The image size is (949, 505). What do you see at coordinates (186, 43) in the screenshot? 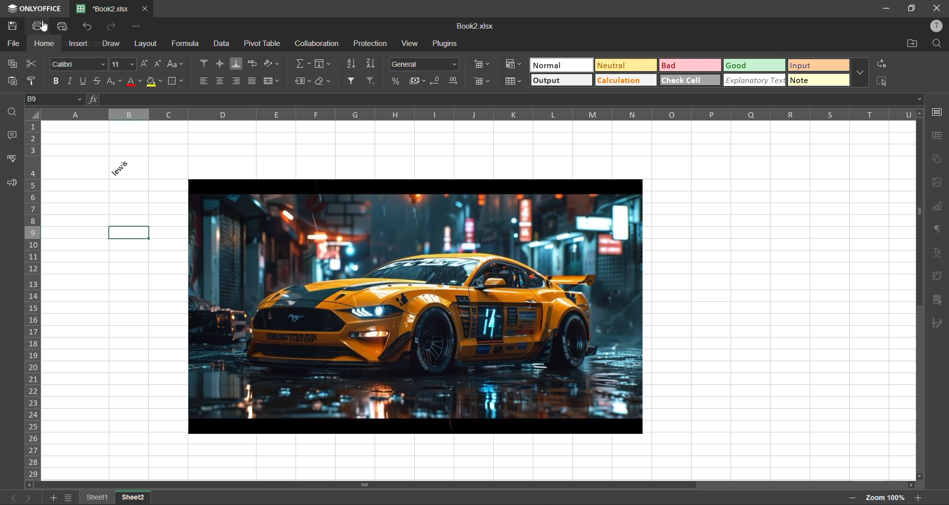
I see `formula` at bounding box center [186, 43].